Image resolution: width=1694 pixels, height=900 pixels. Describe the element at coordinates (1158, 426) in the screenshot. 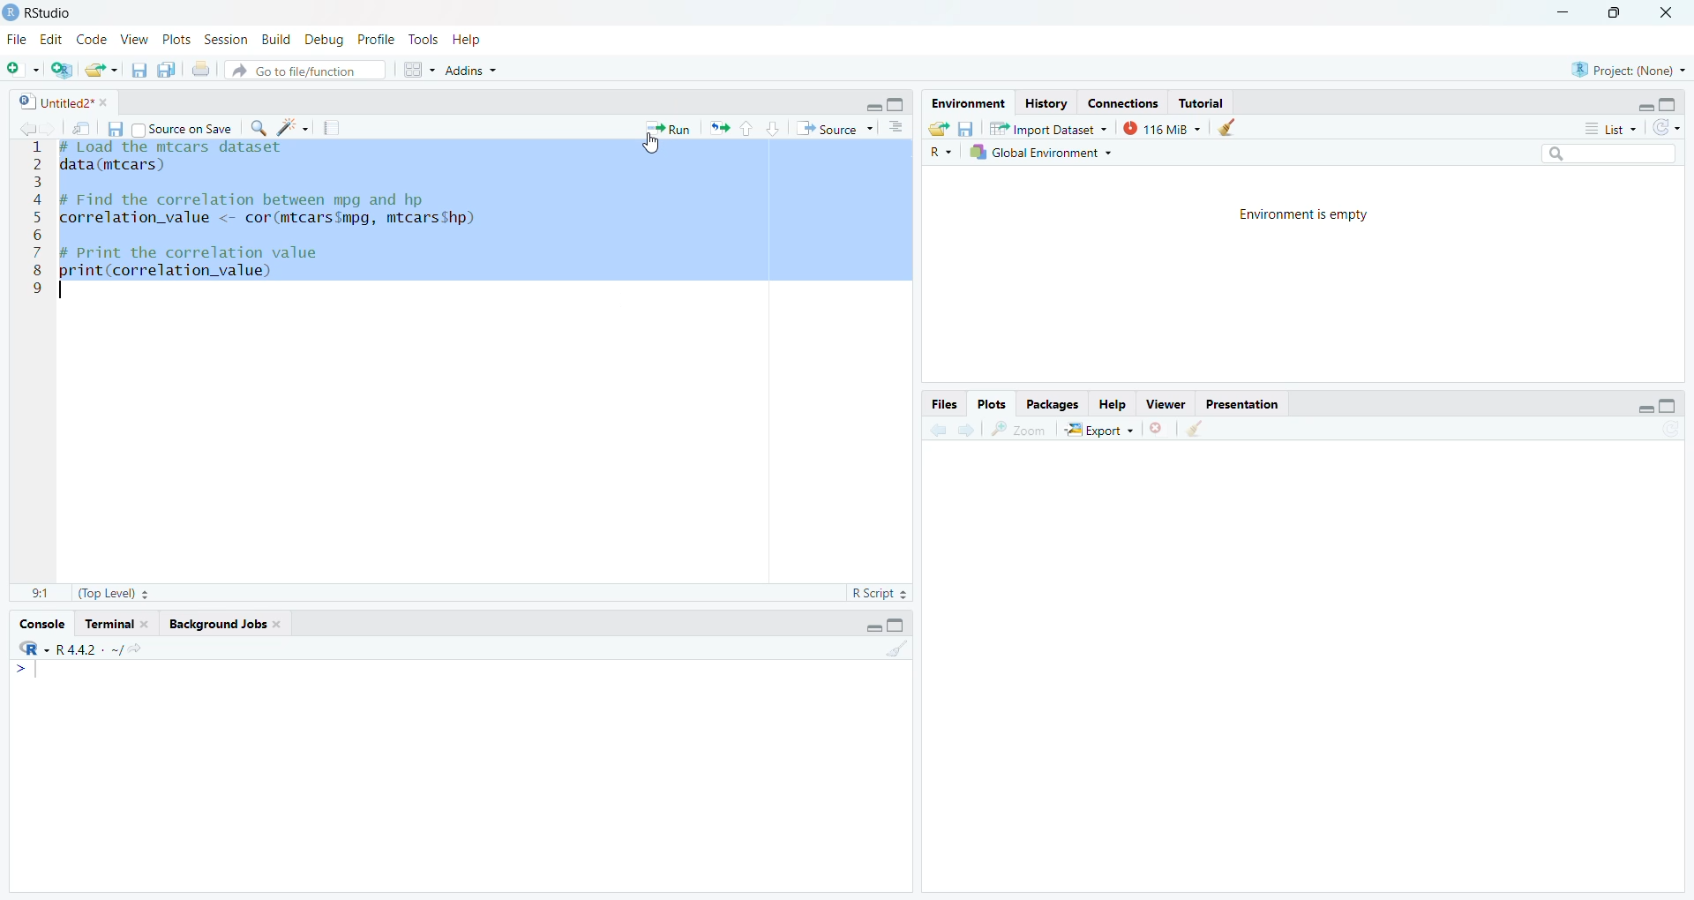

I see `Close` at that location.